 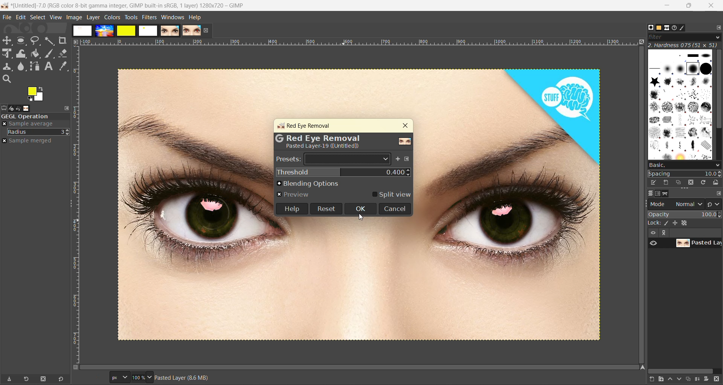 I want to click on layer, so click(x=647, y=194).